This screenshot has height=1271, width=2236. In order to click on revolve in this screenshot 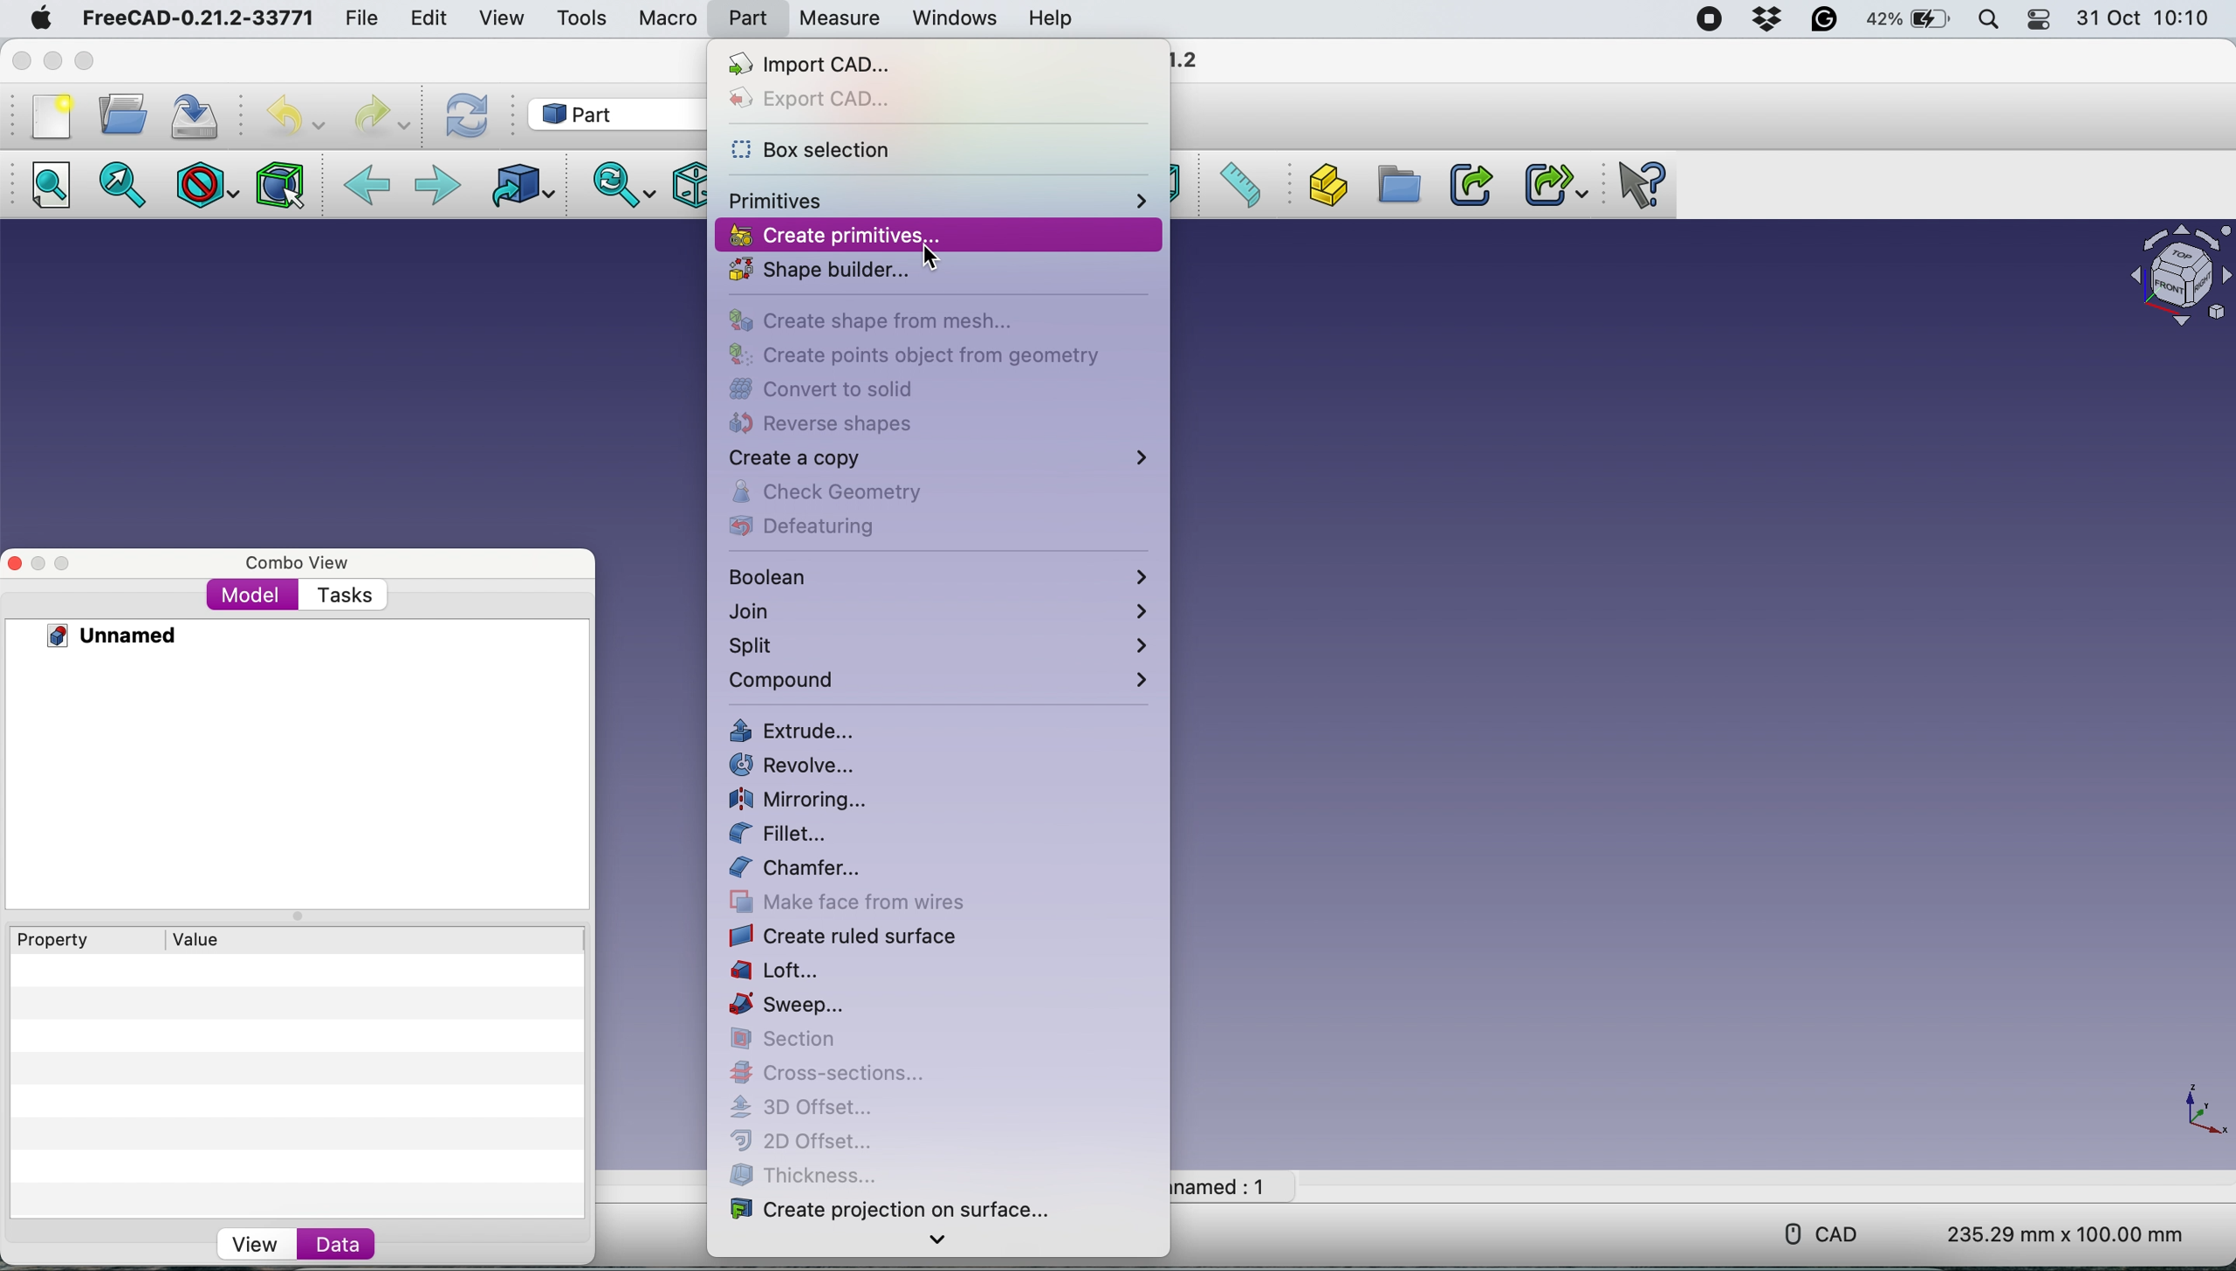, I will do `click(792, 766)`.